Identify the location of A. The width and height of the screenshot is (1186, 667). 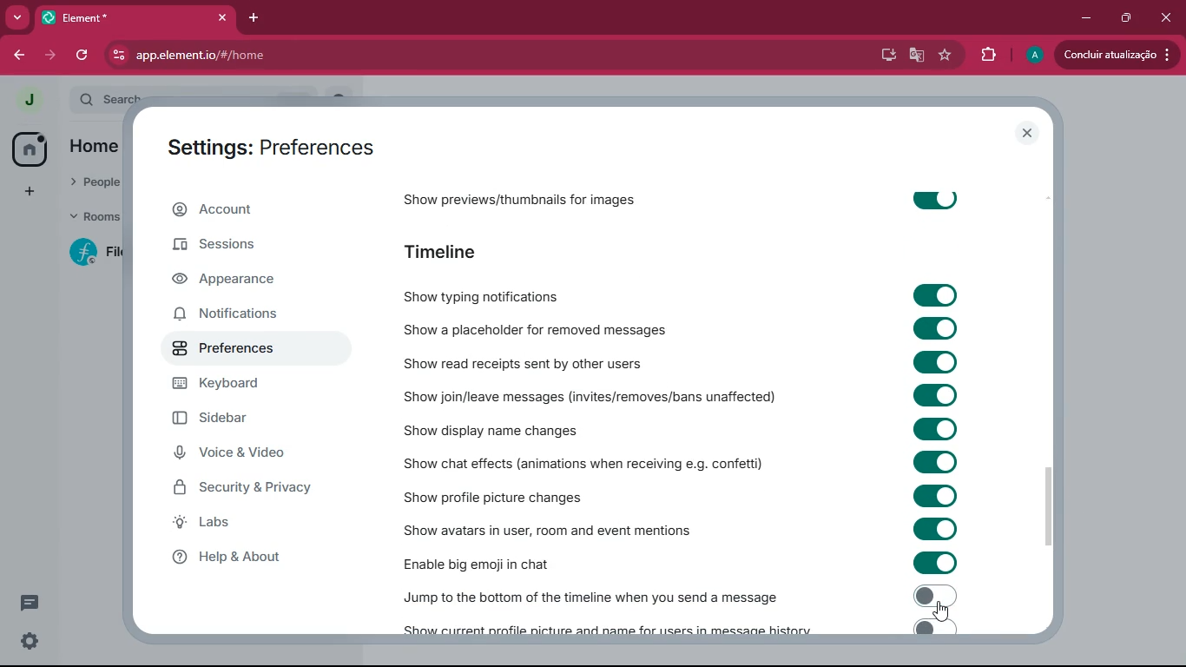
(1032, 53).